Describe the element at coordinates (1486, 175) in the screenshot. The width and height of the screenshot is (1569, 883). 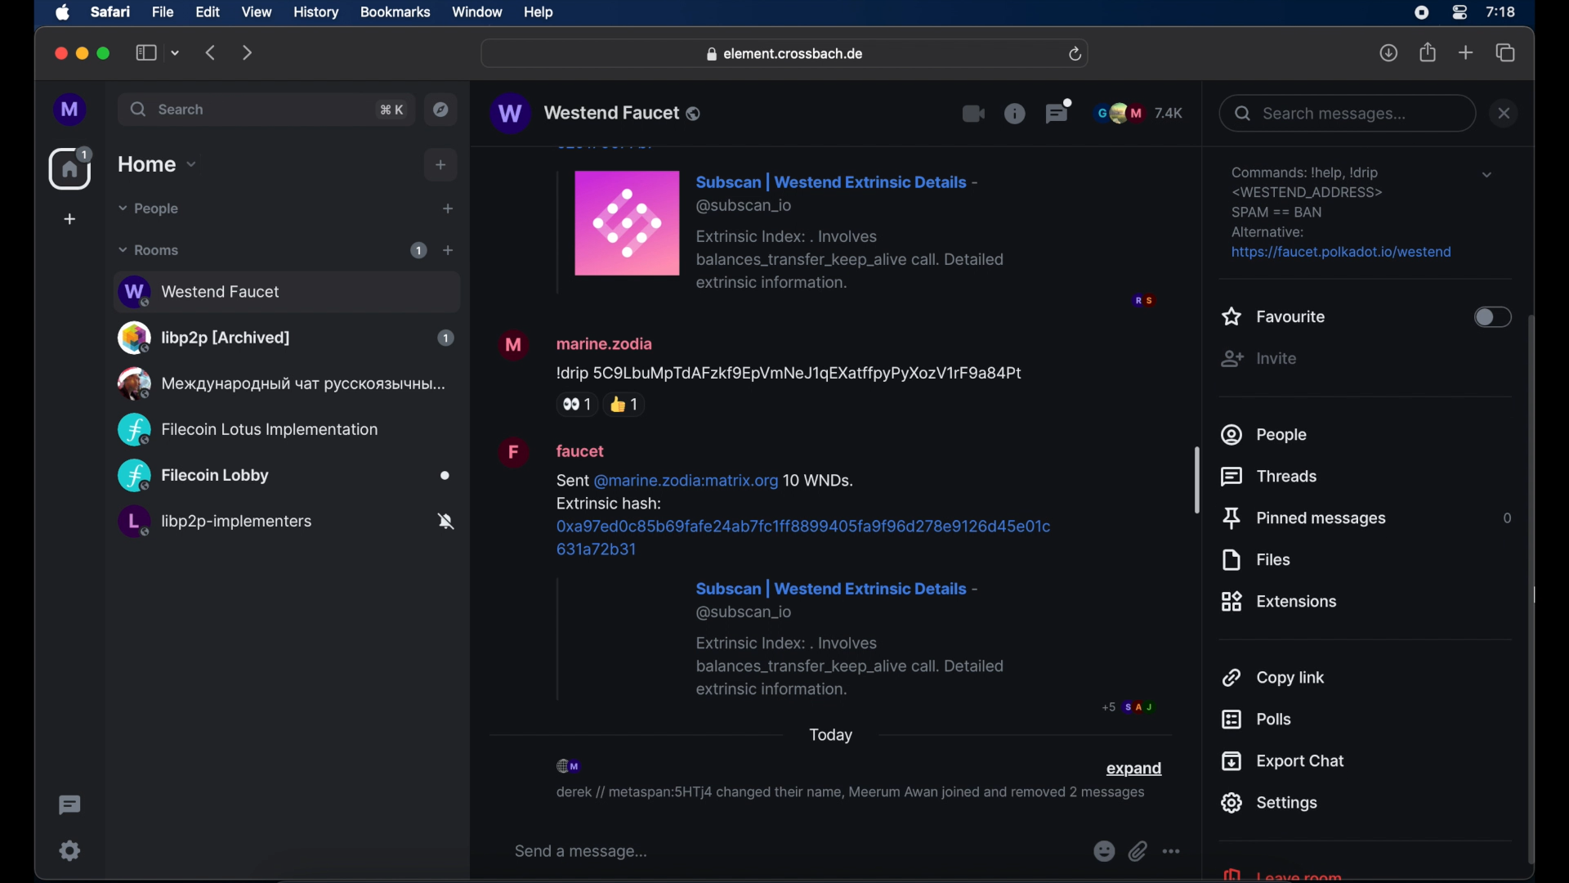
I see `dropdown` at that location.